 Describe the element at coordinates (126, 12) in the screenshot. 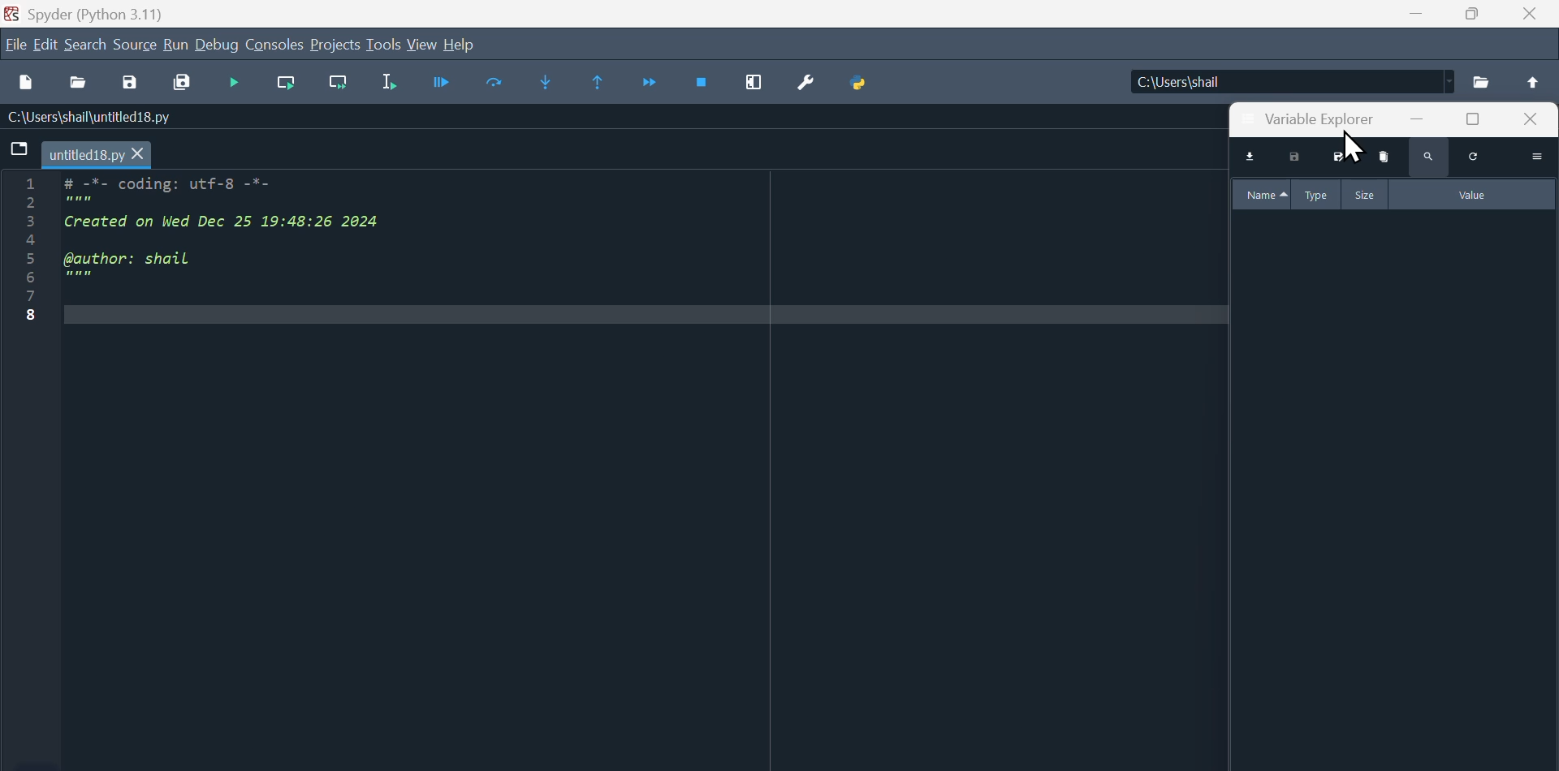

I see `Spyder (Python 3.11)` at that location.